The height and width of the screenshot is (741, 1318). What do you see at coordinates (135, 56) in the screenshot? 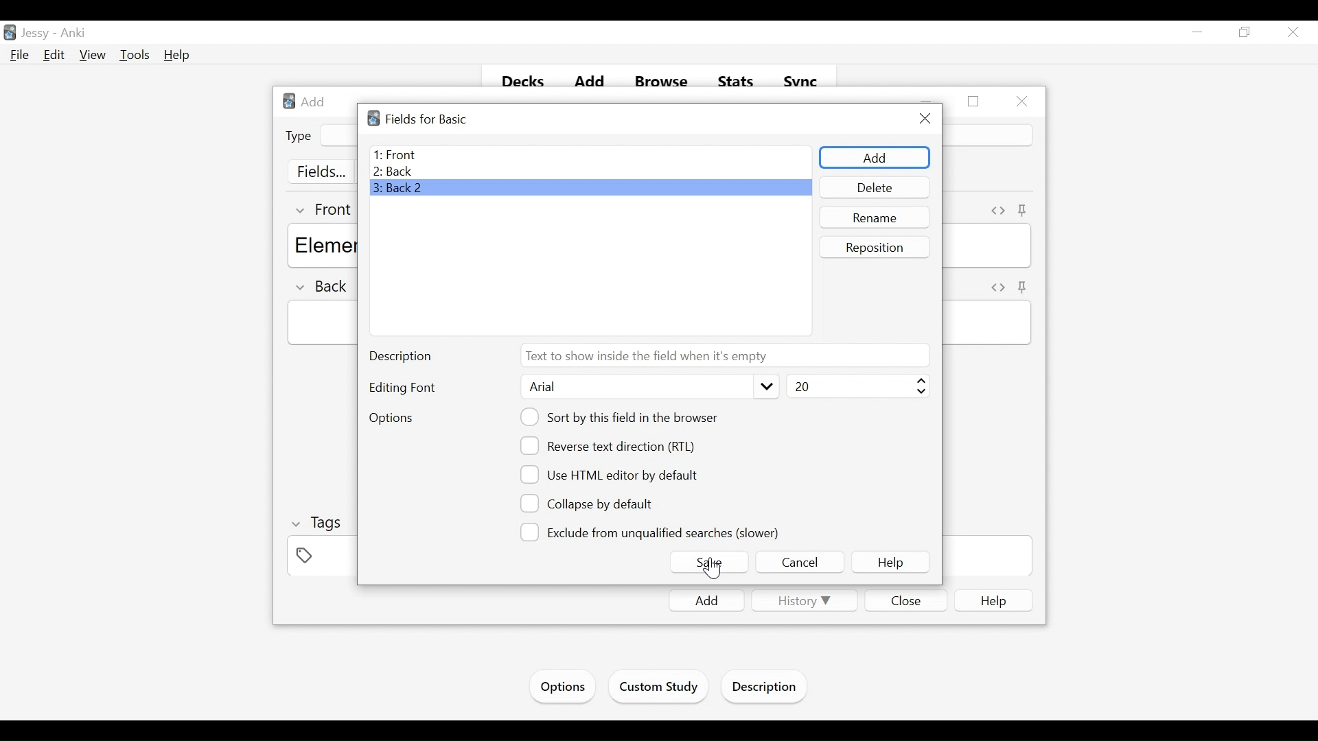
I see `Tools` at bounding box center [135, 56].